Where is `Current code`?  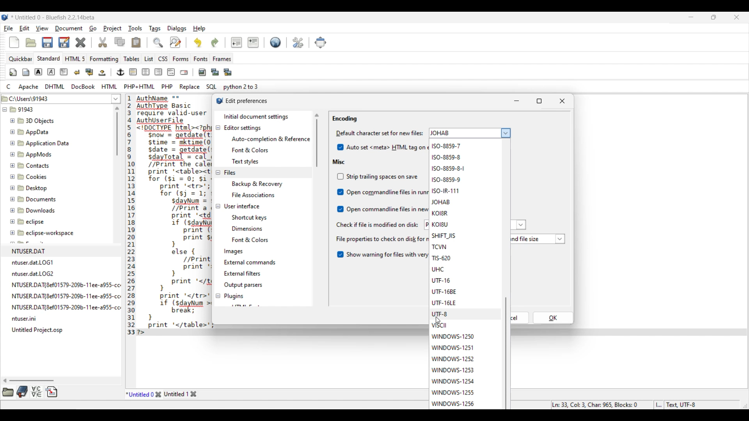 Current code is located at coordinates (169, 216).